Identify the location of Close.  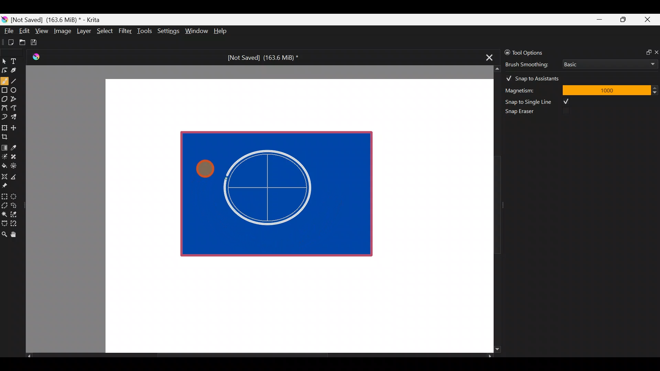
(648, 21).